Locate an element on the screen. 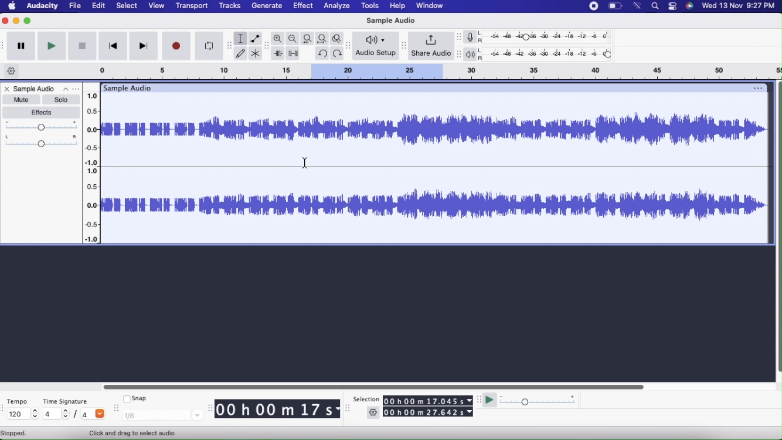 The image size is (782, 440). Fit project to width is located at coordinates (324, 38).